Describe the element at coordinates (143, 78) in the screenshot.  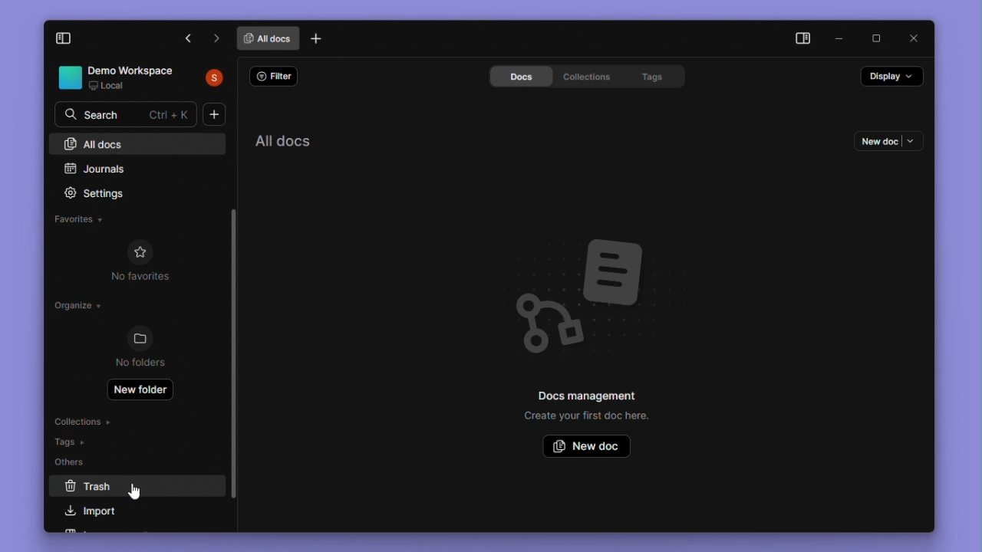
I see `Demo Workplace` at that location.